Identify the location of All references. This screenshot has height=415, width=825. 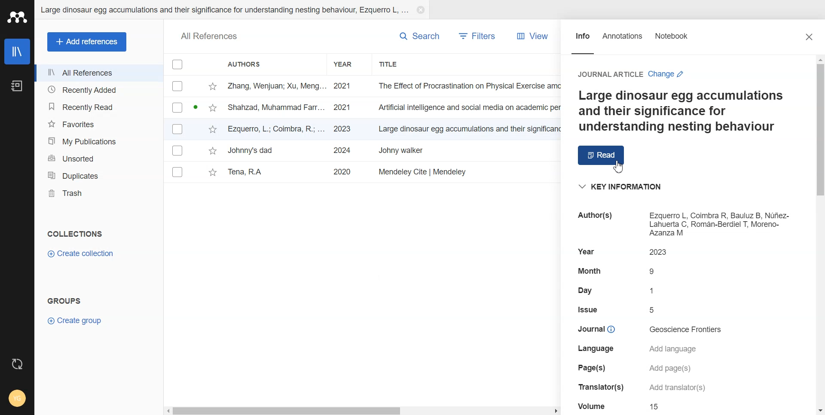
(98, 72).